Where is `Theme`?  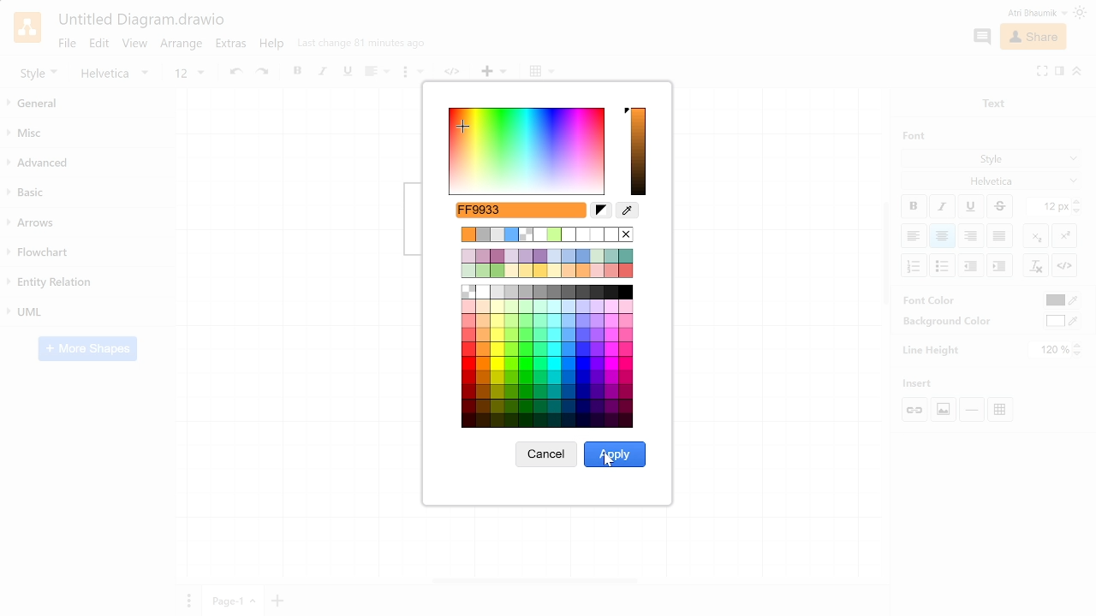 Theme is located at coordinates (1082, 13).